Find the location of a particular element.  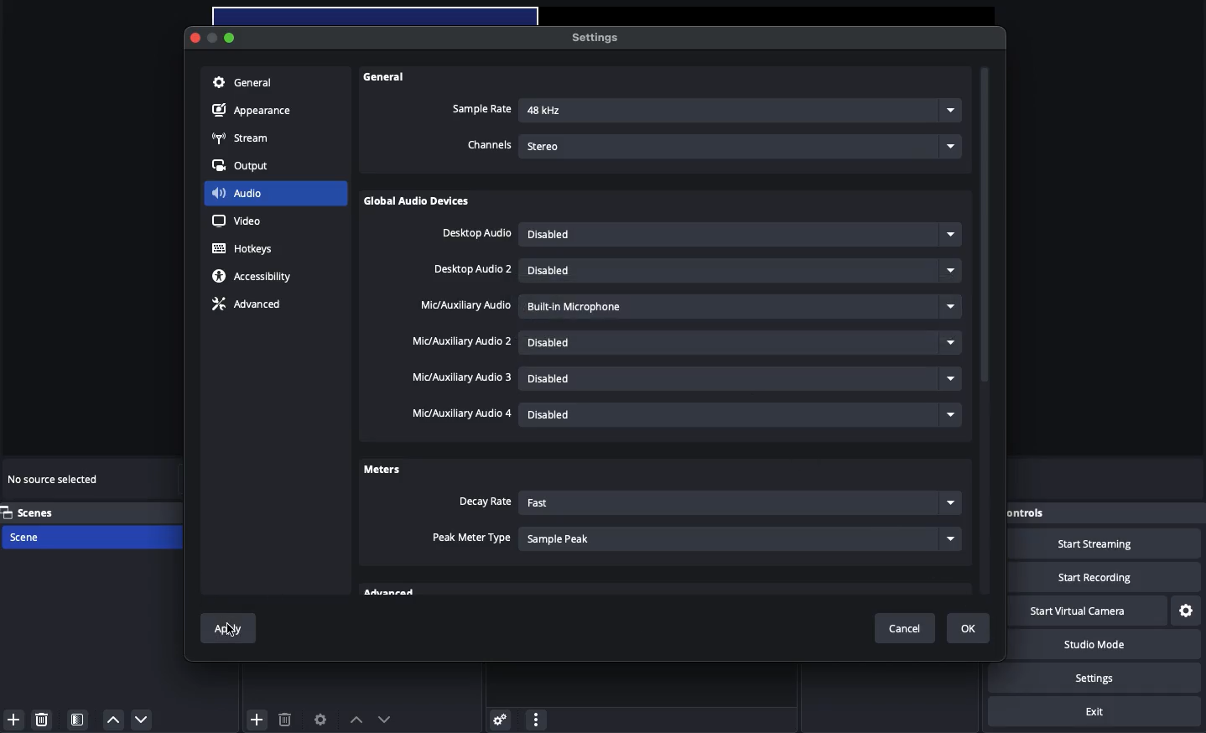

Disabled is located at coordinates (744, 304).